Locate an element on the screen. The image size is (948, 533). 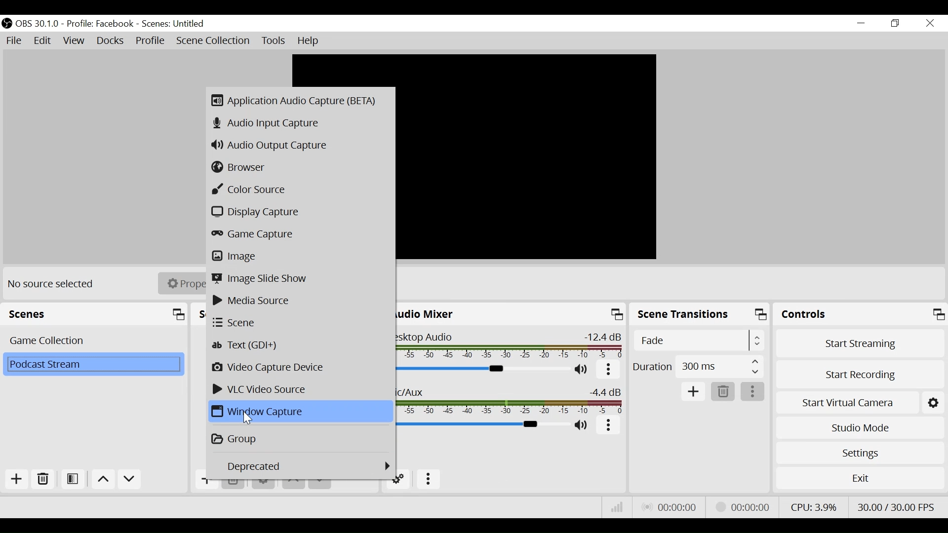
Audio Mixer Slider is located at coordinates (485, 370).